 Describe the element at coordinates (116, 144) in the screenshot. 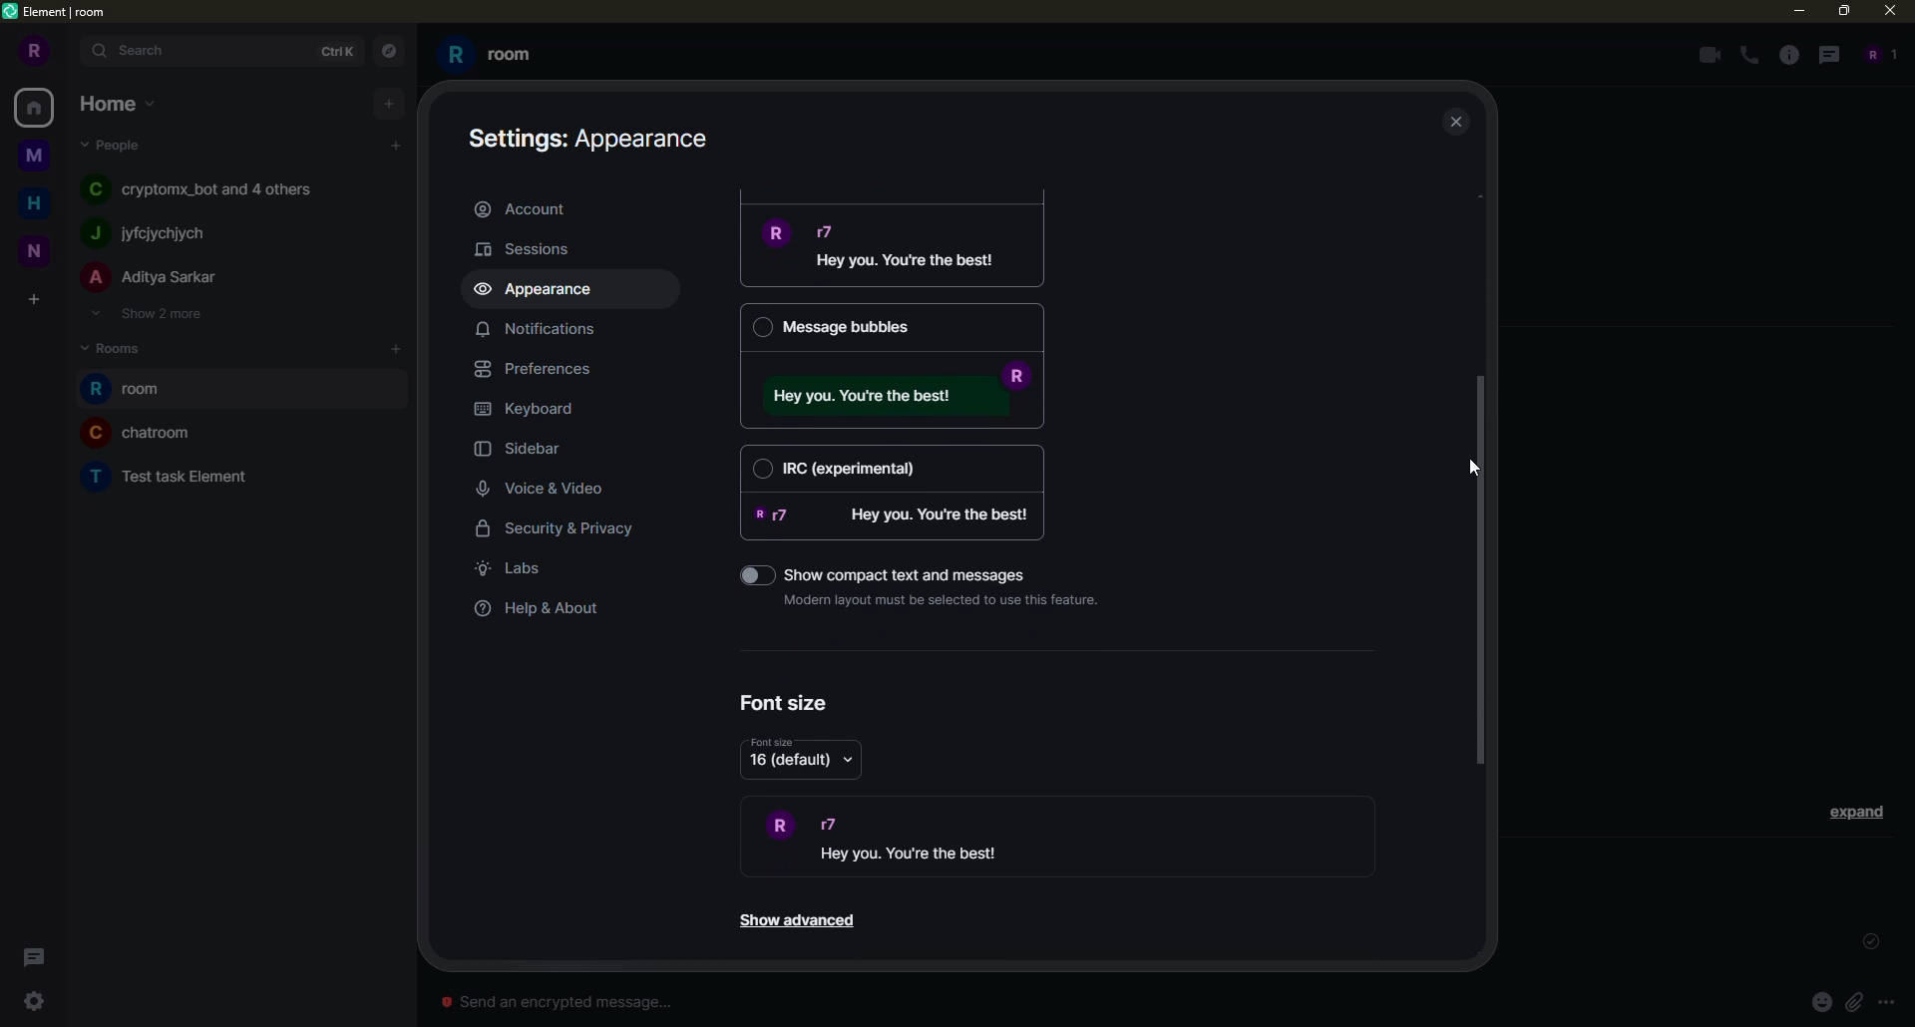

I see `people` at that location.